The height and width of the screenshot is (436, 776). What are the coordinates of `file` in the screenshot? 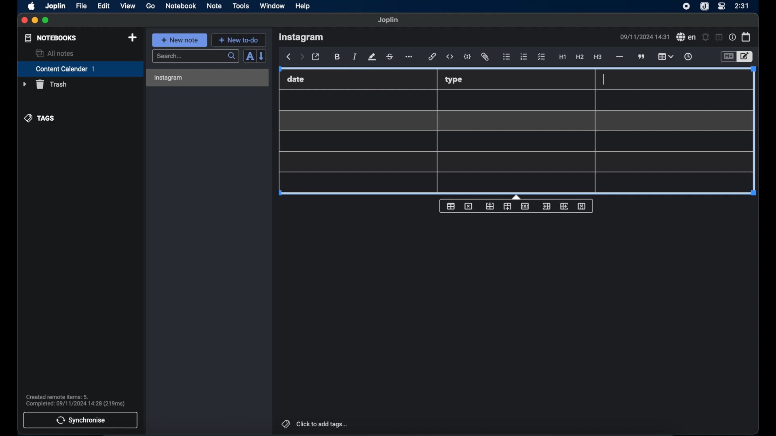 It's located at (82, 6).